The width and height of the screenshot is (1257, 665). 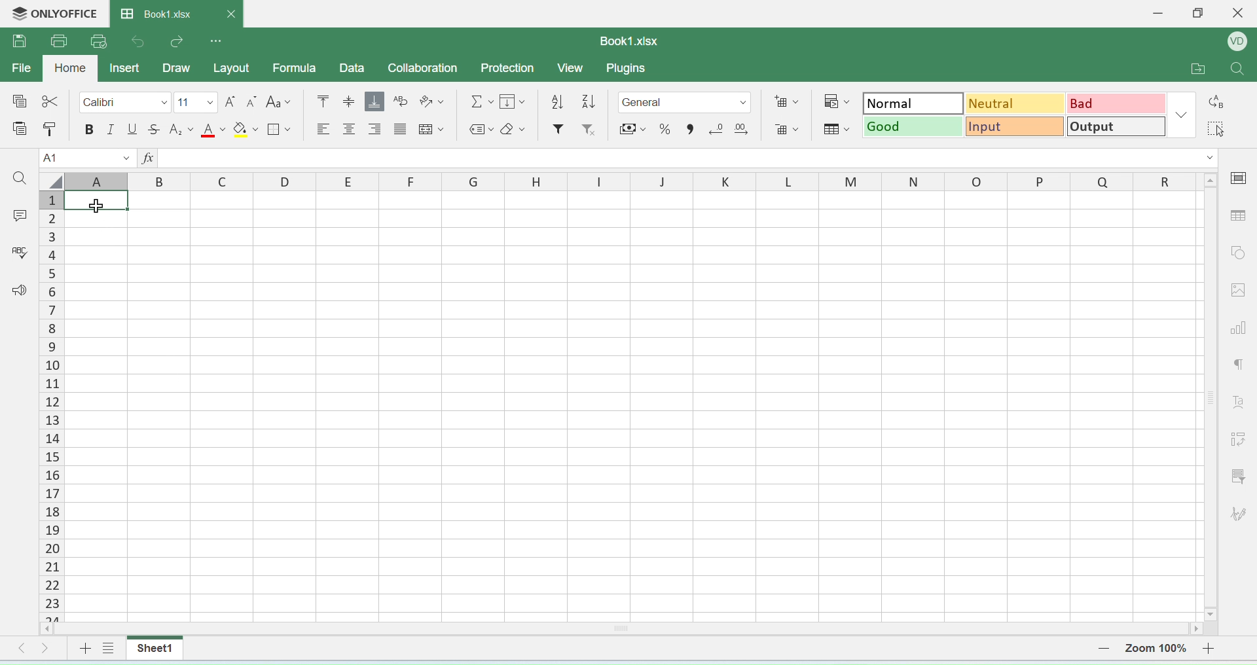 What do you see at coordinates (154, 128) in the screenshot?
I see `strikethrough` at bounding box center [154, 128].